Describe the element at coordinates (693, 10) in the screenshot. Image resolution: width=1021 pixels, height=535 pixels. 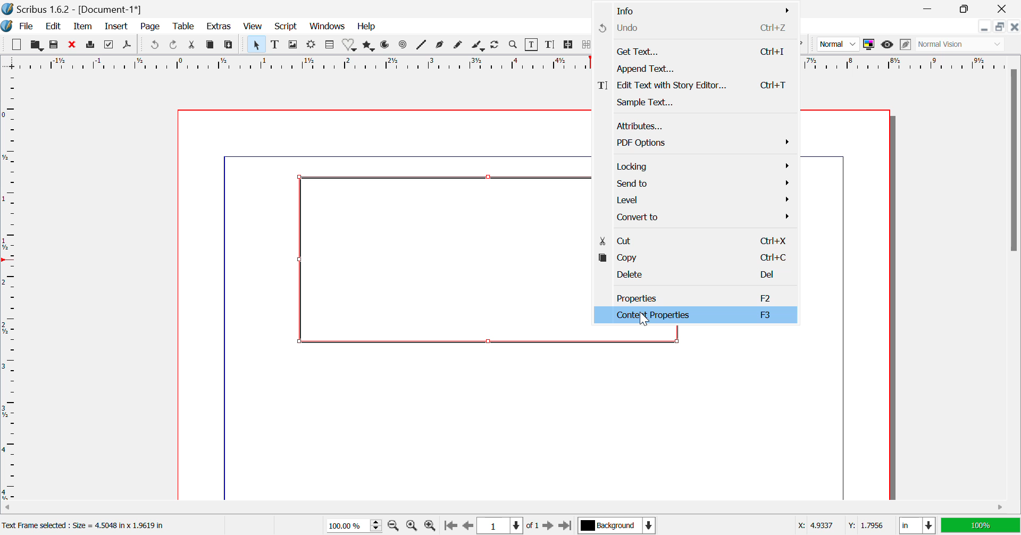
I see `Info` at that location.